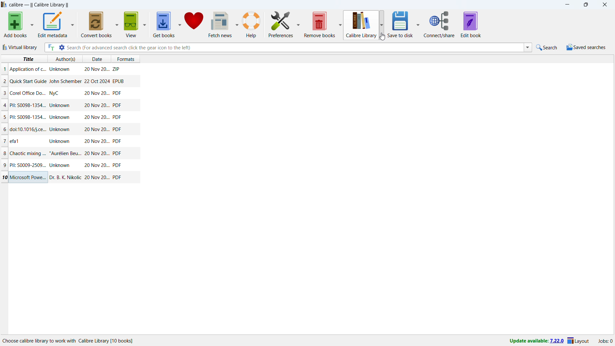 This screenshot has height=346, width=615. What do you see at coordinates (238, 24) in the screenshot?
I see `fetch news options` at bounding box center [238, 24].